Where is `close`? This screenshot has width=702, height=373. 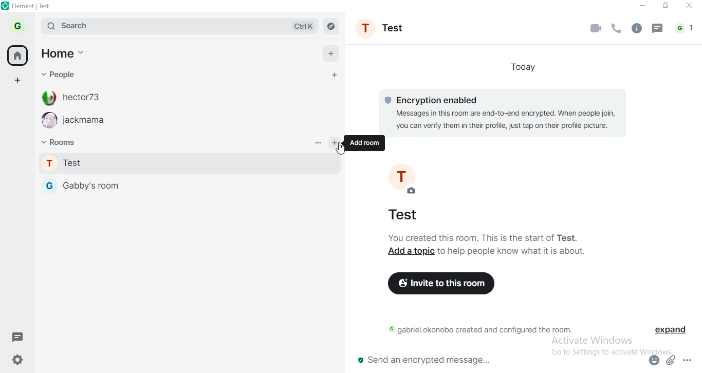 close is located at coordinates (691, 7).